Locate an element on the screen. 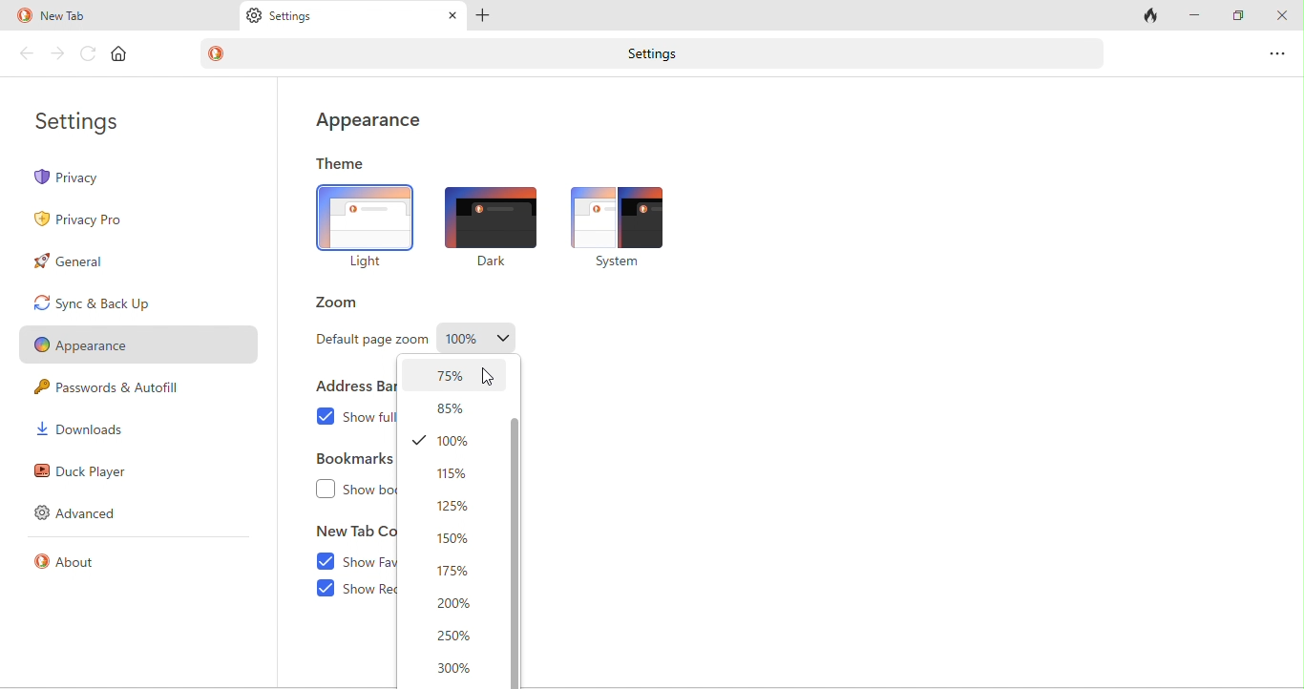 The image size is (1304, 689). 150% is located at coordinates (451, 539).